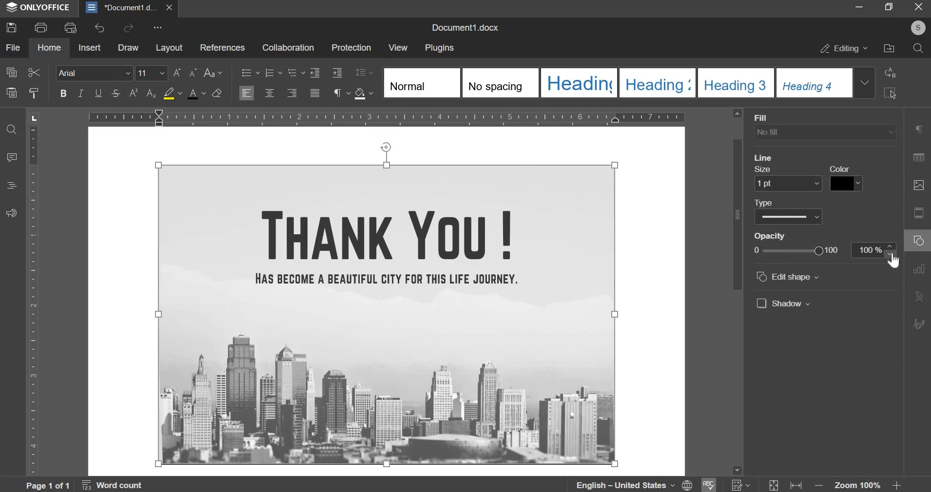 Image resolution: width=931 pixels, height=492 pixels. What do you see at coordinates (891, 93) in the screenshot?
I see `select` at bounding box center [891, 93].